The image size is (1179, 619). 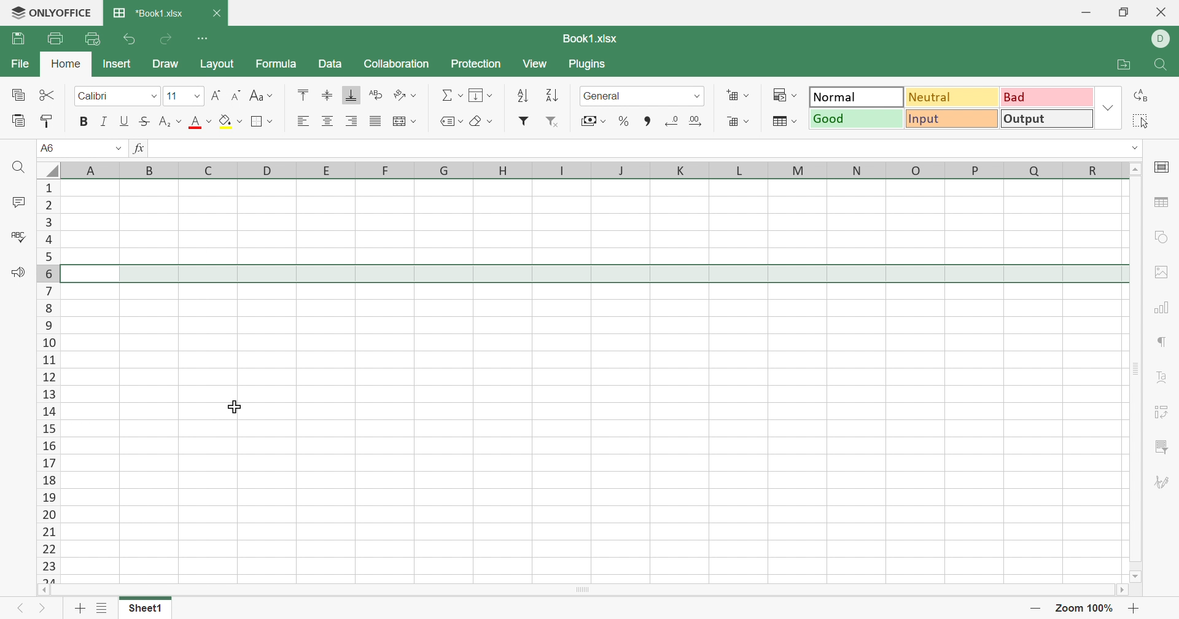 What do you see at coordinates (558, 122) in the screenshot?
I see `Remove style` at bounding box center [558, 122].